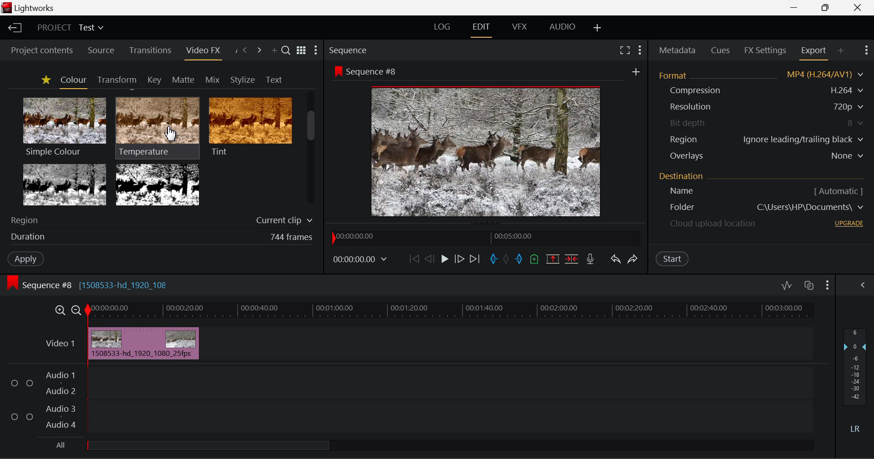 This screenshot has width=874, height=459. What do you see at coordinates (59, 423) in the screenshot?
I see `Audio 4` at bounding box center [59, 423].